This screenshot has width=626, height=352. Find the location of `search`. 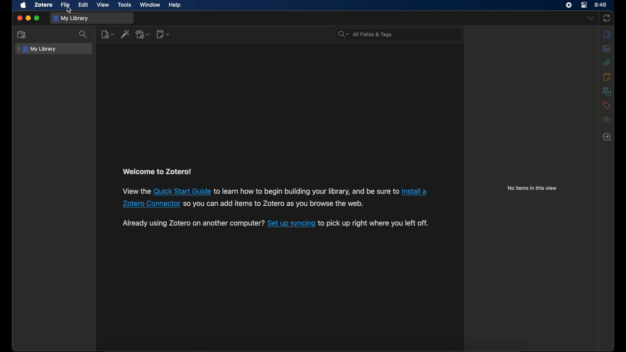

search is located at coordinates (84, 34).